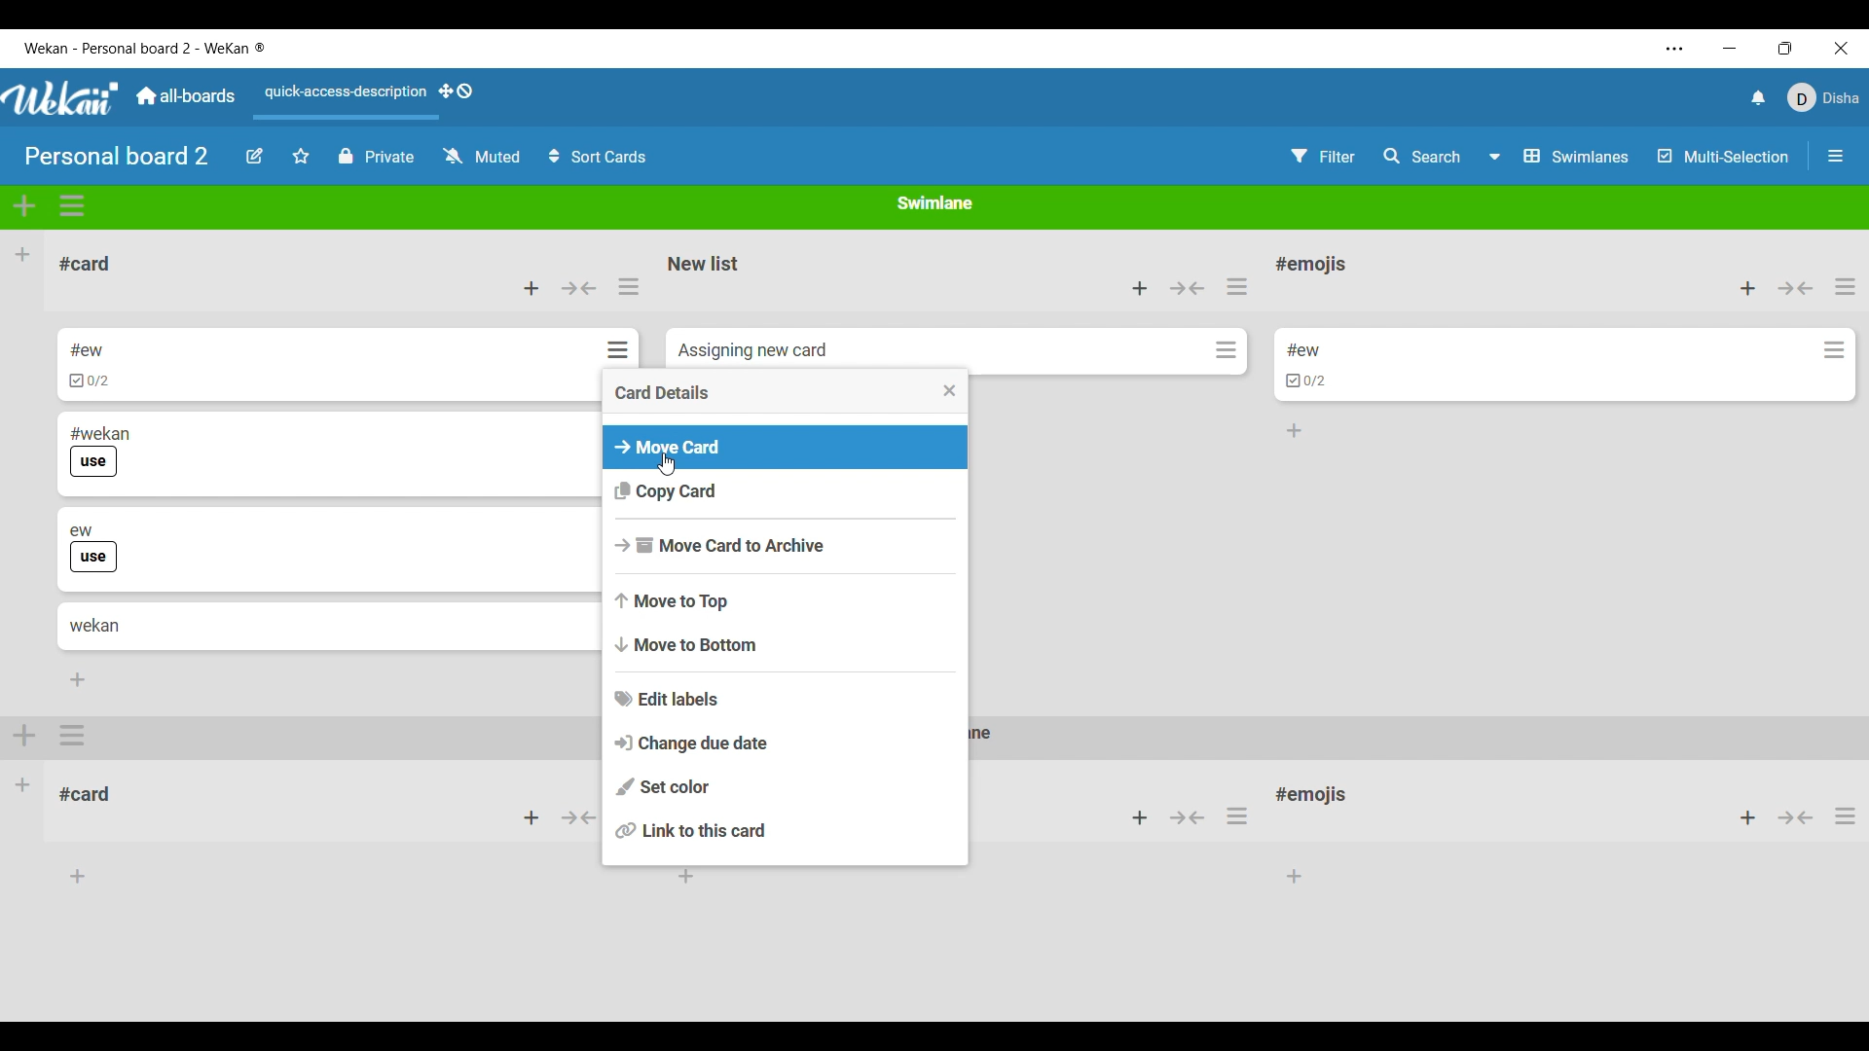  What do you see at coordinates (676, 464) in the screenshot?
I see `cursor` at bounding box center [676, 464].